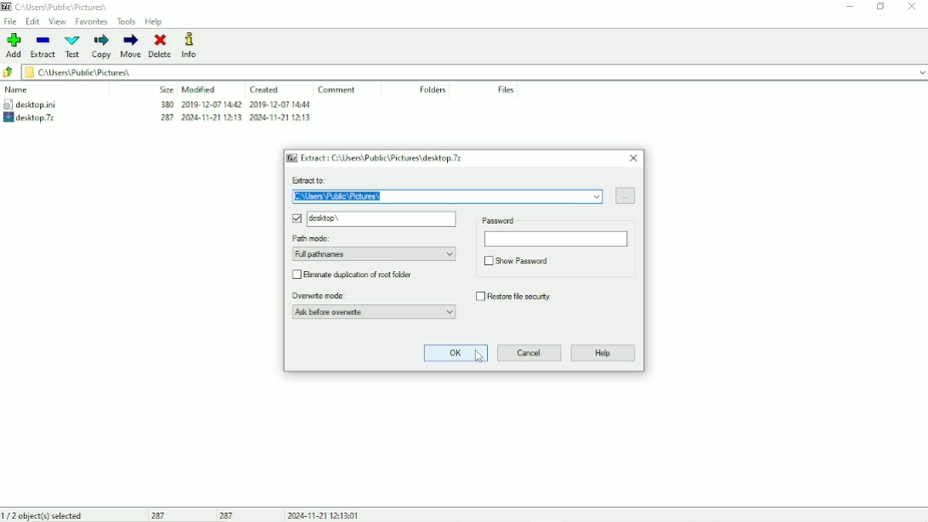 Image resolution: width=928 pixels, height=522 pixels. I want to click on Browse, so click(625, 195).